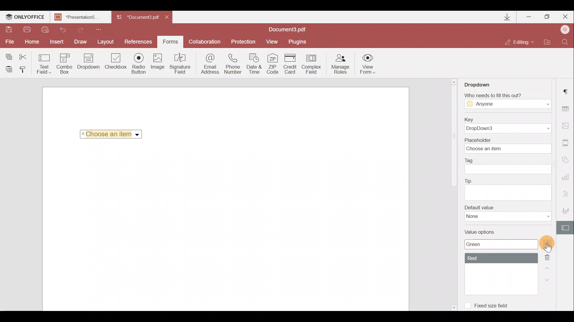 The height and width of the screenshot is (322, 574). Describe the element at coordinates (291, 63) in the screenshot. I see `Credit card` at that location.